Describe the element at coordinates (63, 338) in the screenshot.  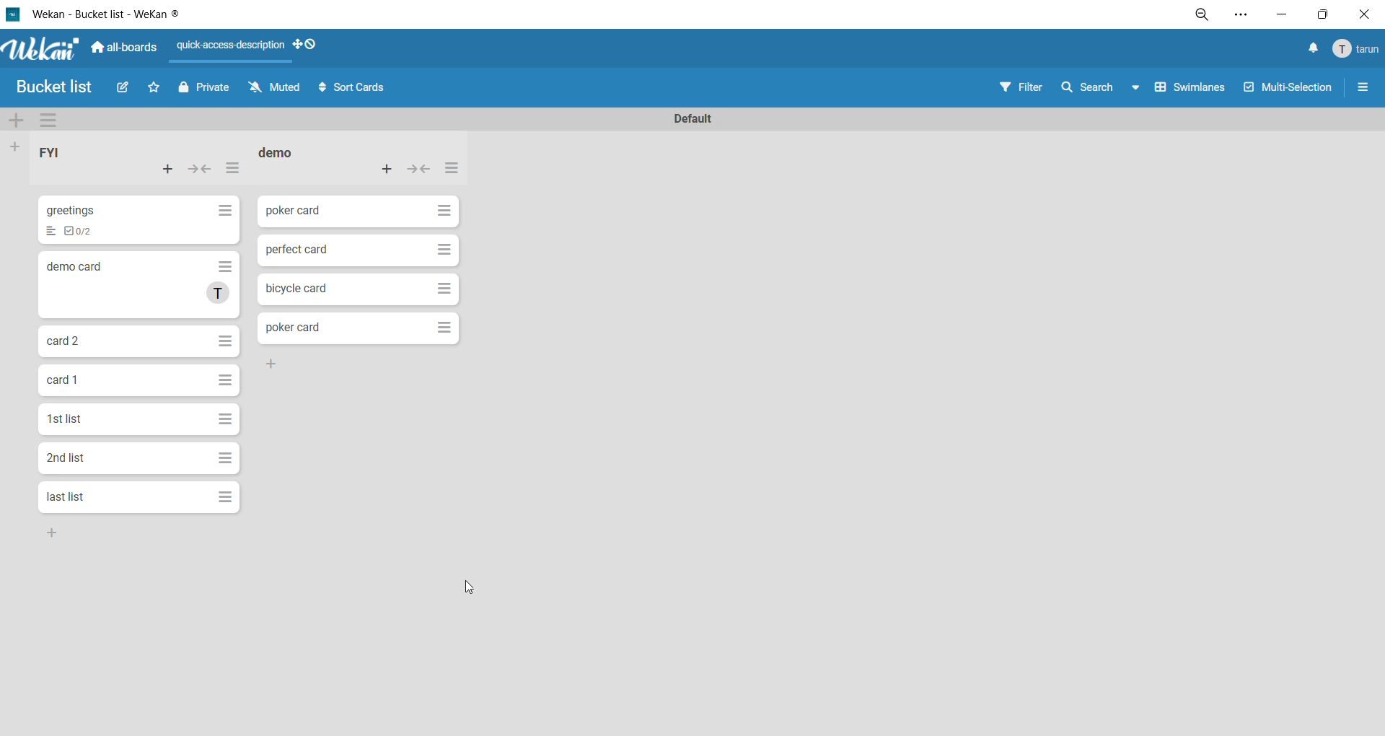
I see `card 2` at that location.